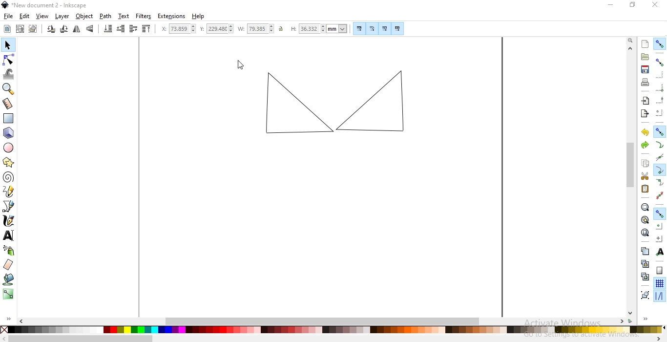 The image size is (667, 342). Describe the element at coordinates (124, 16) in the screenshot. I see `text` at that location.